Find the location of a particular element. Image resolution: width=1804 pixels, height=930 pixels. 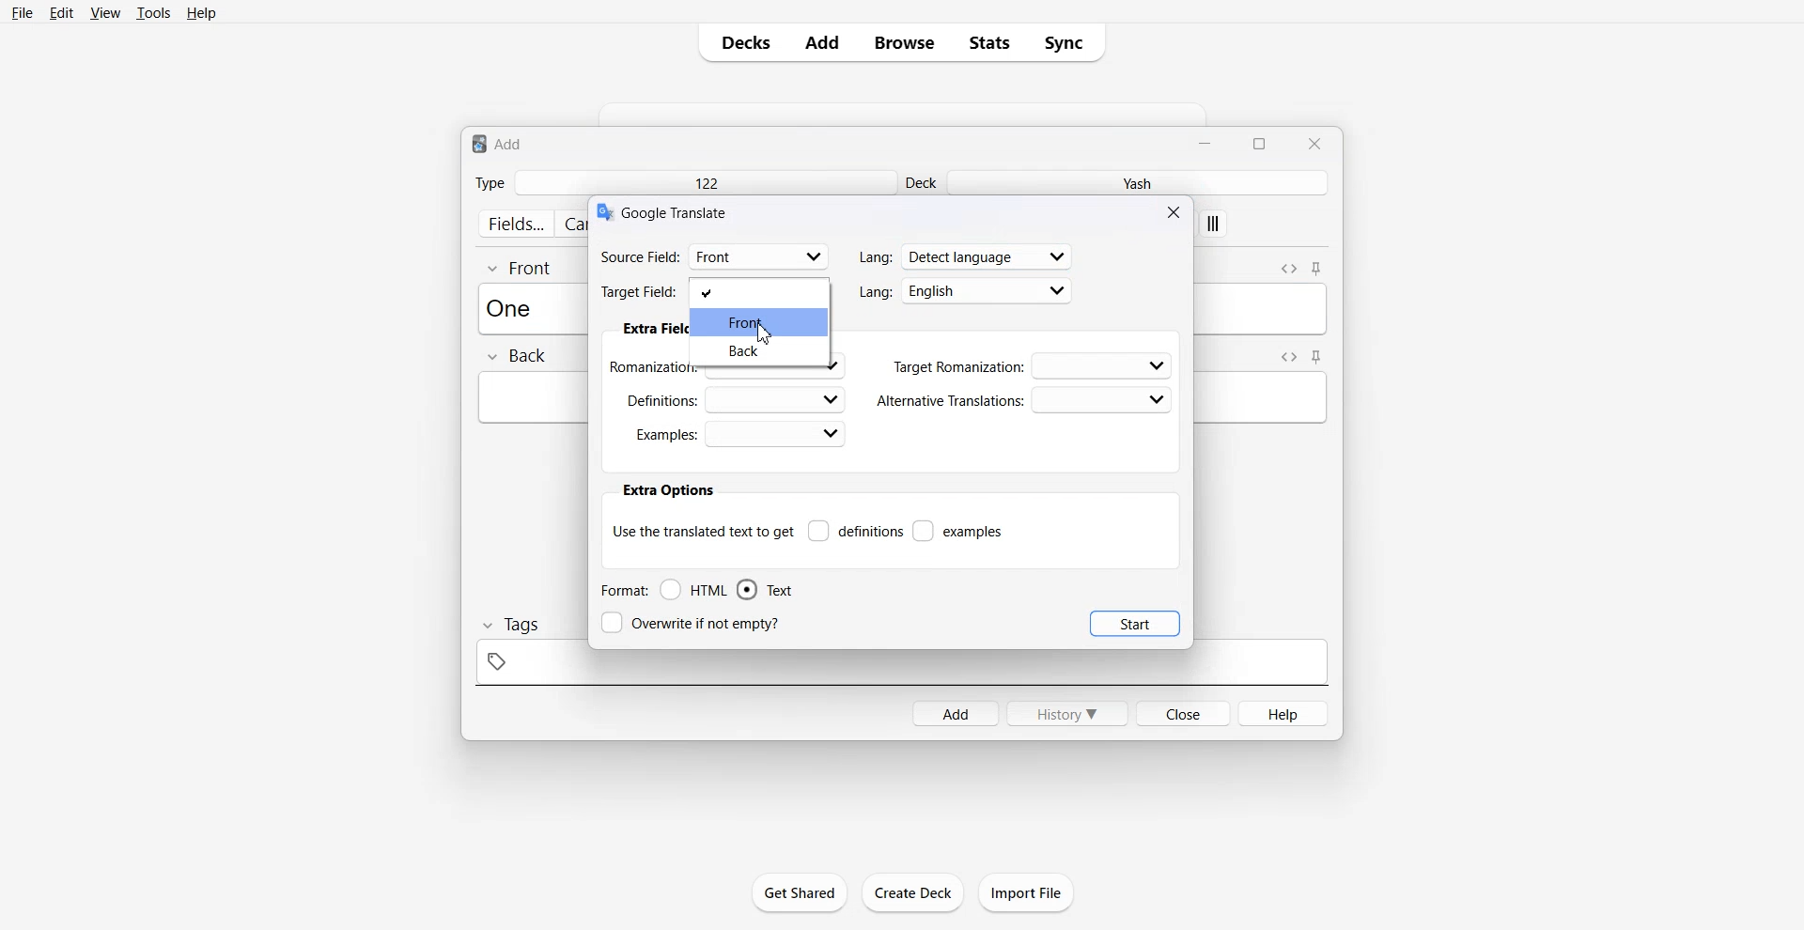

fields  is located at coordinates (515, 224).